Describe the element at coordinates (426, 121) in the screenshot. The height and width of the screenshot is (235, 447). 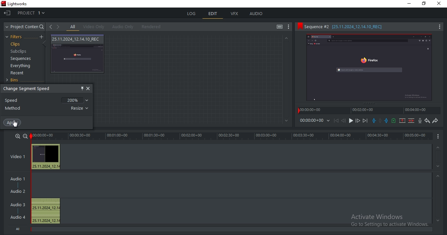
I see `undo` at that location.